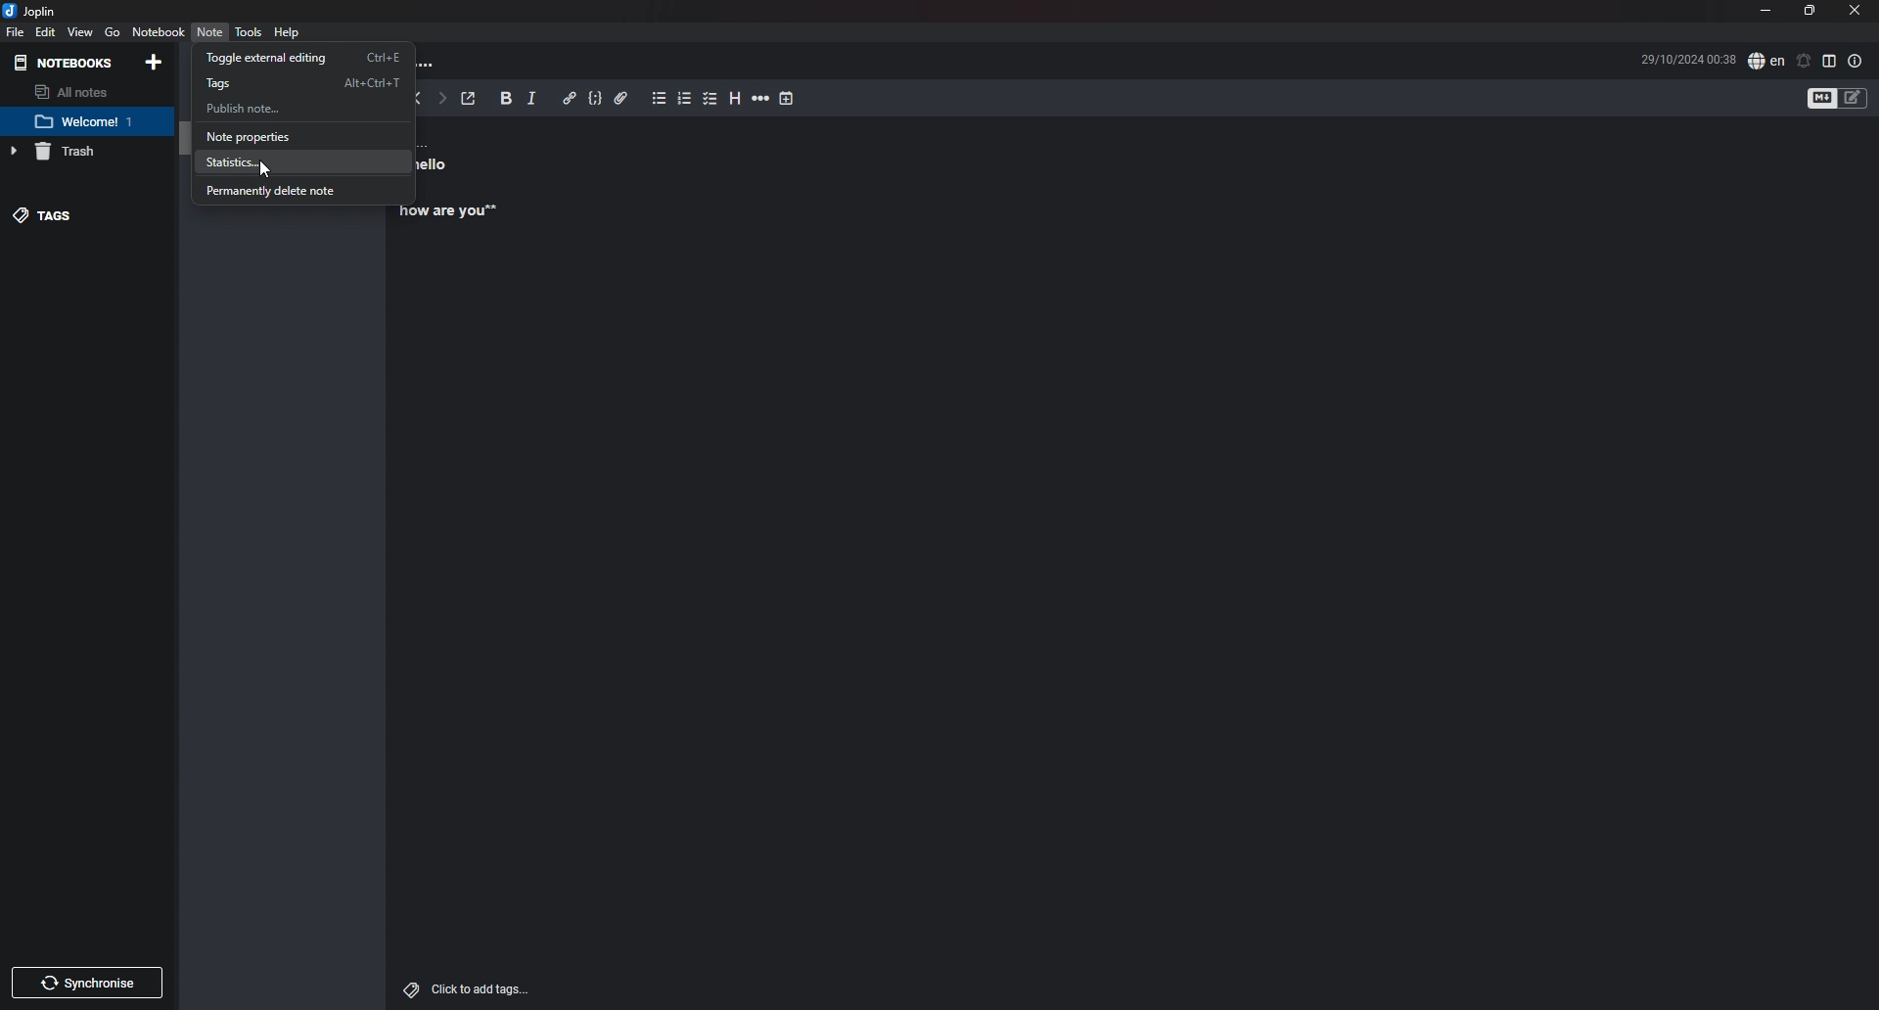  What do you see at coordinates (249, 32) in the screenshot?
I see `Tools` at bounding box center [249, 32].